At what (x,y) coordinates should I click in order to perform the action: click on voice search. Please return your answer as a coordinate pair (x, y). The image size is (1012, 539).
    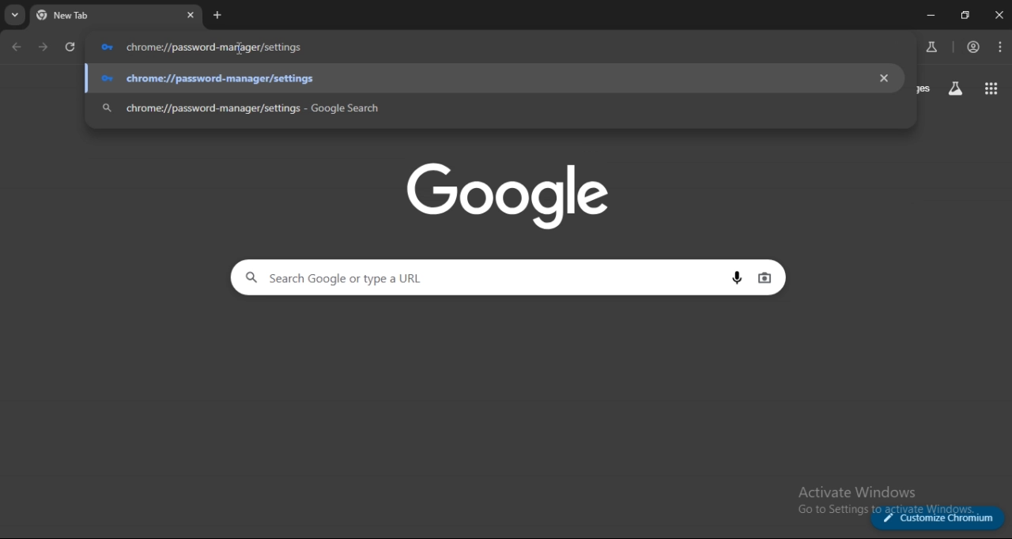
    Looking at the image, I should click on (740, 279).